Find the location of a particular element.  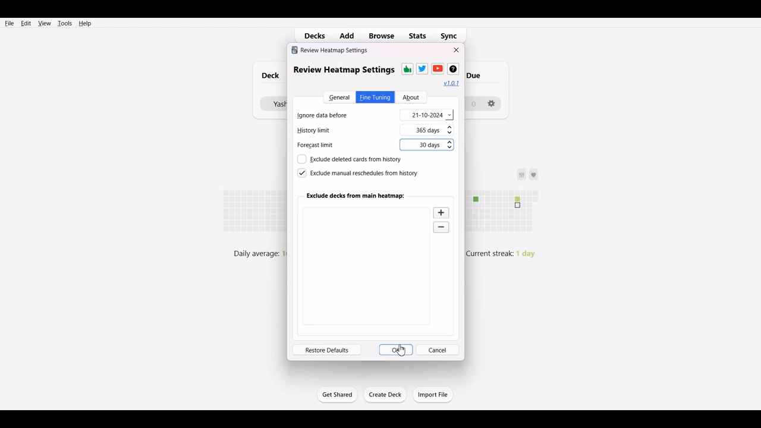

settings is located at coordinates (492, 100).